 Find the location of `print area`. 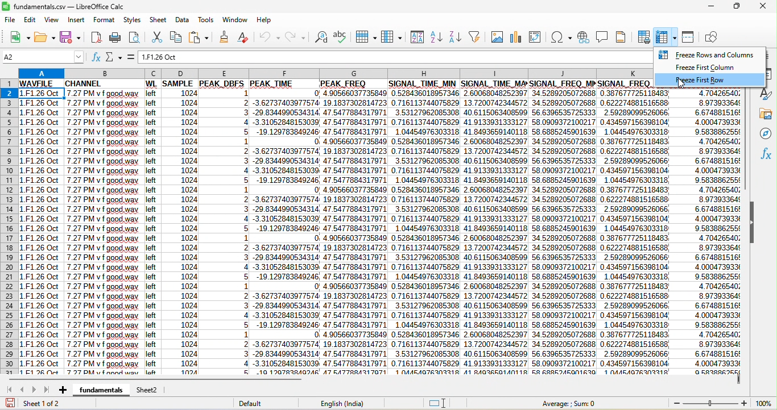

print area is located at coordinates (643, 37).